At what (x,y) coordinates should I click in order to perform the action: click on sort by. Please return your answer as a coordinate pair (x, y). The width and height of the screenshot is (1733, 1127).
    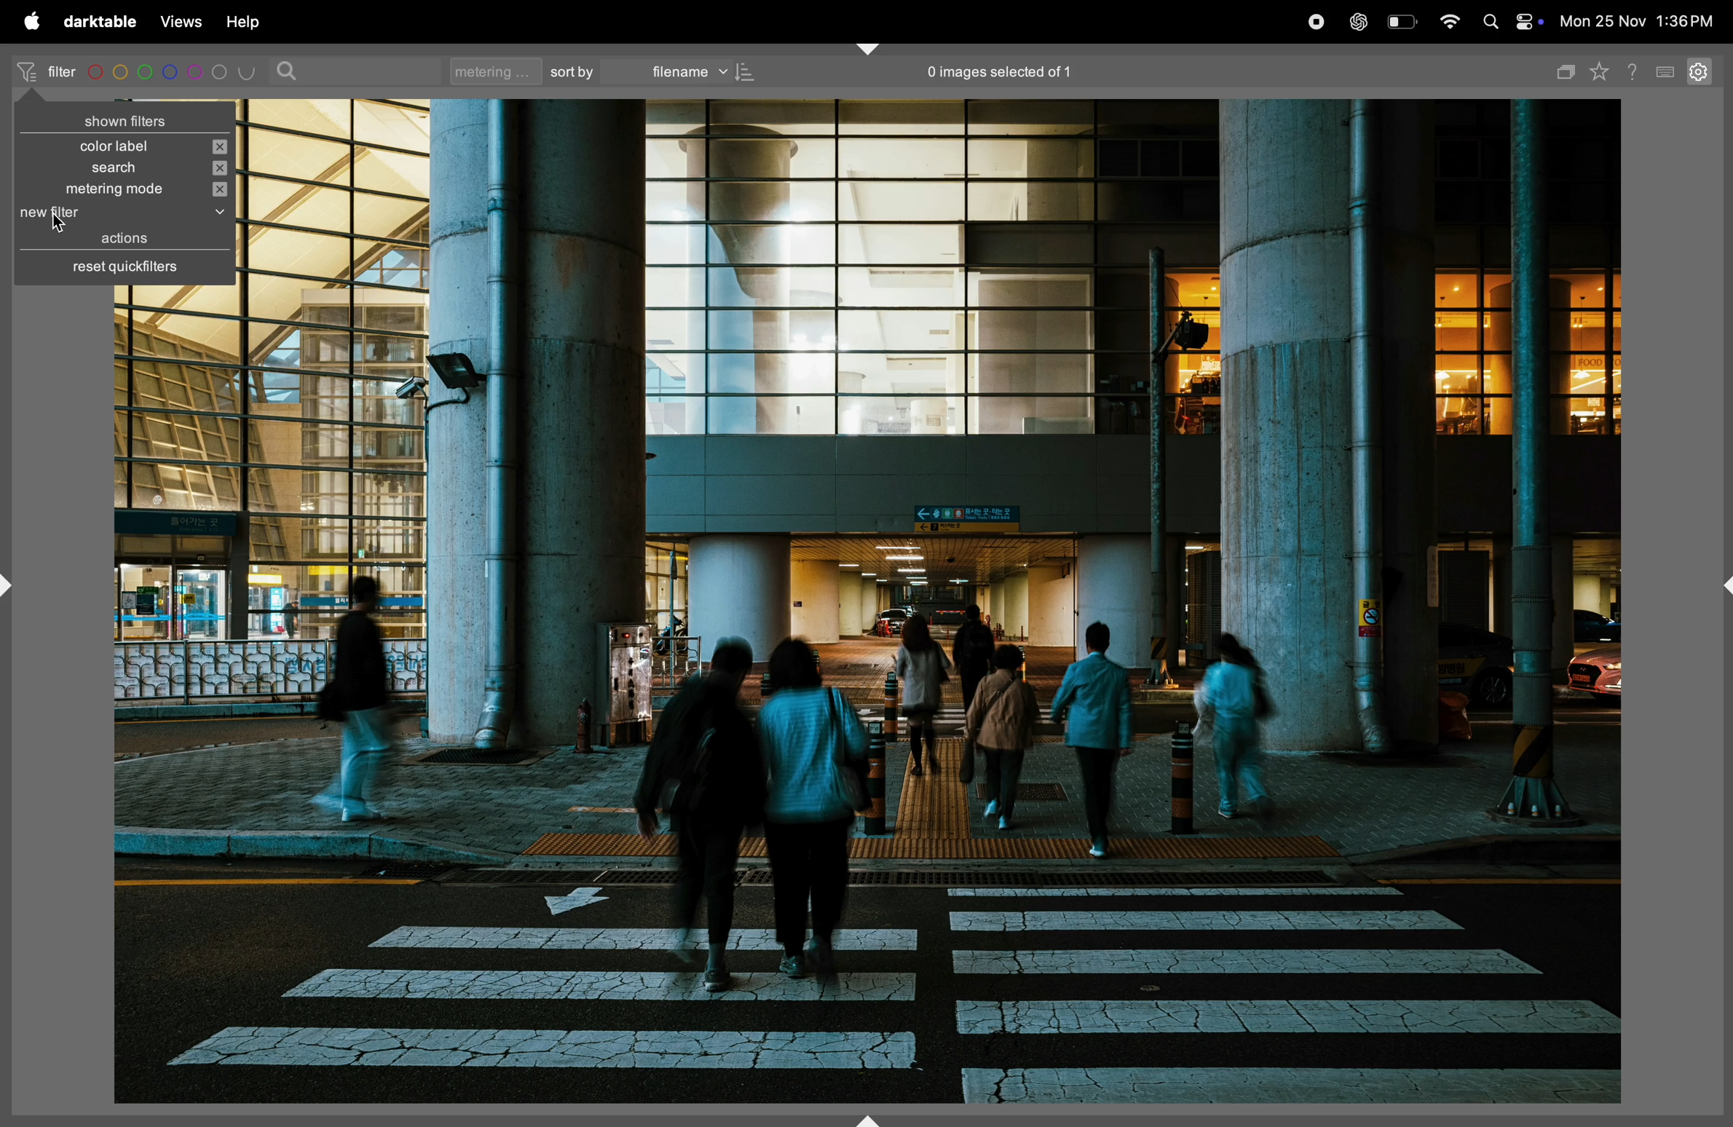
    Looking at the image, I should click on (573, 71).